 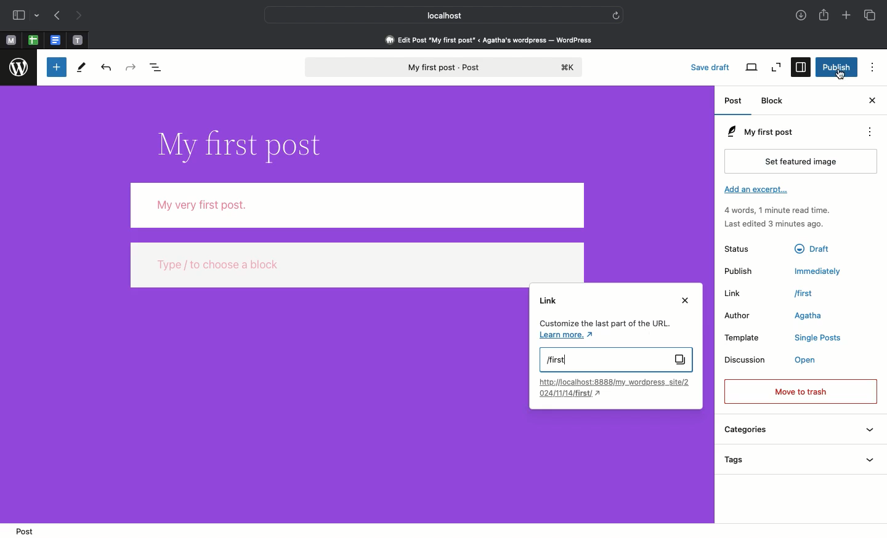 What do you see at coordinates (801, 392) in the screenshot?
I see `Move to trash` at bounding box center [801, 392].